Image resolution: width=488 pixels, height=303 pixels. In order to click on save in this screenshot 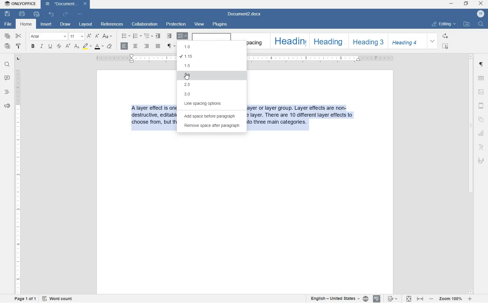, I will do `click(8, 14)`.